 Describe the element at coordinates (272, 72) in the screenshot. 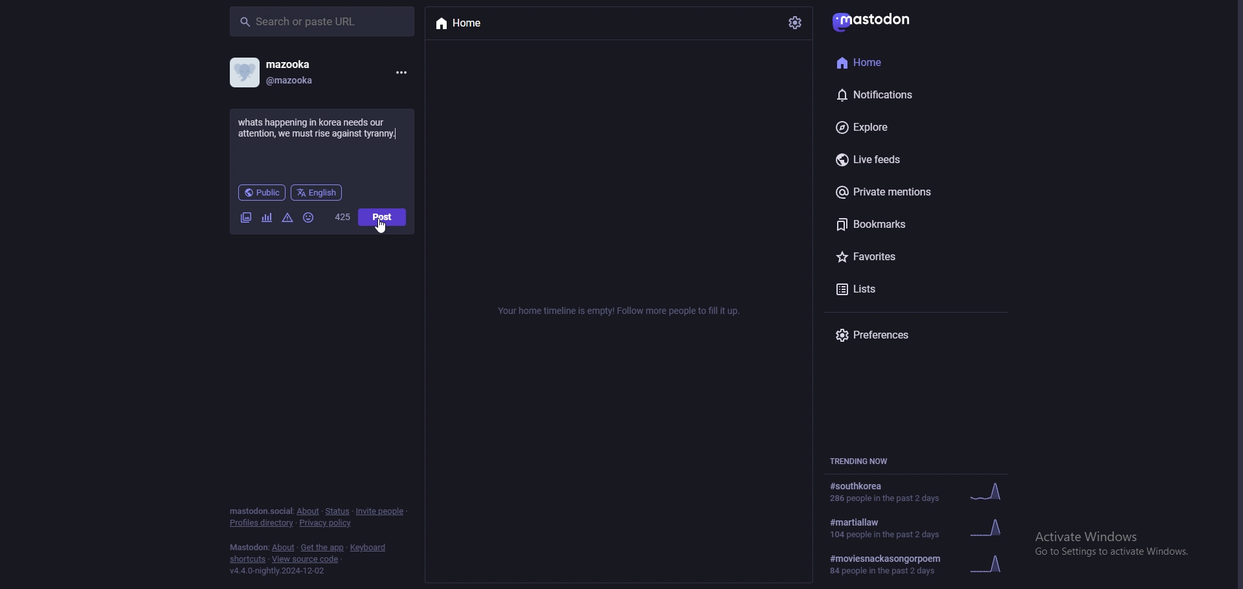

I see `profile` at that location.